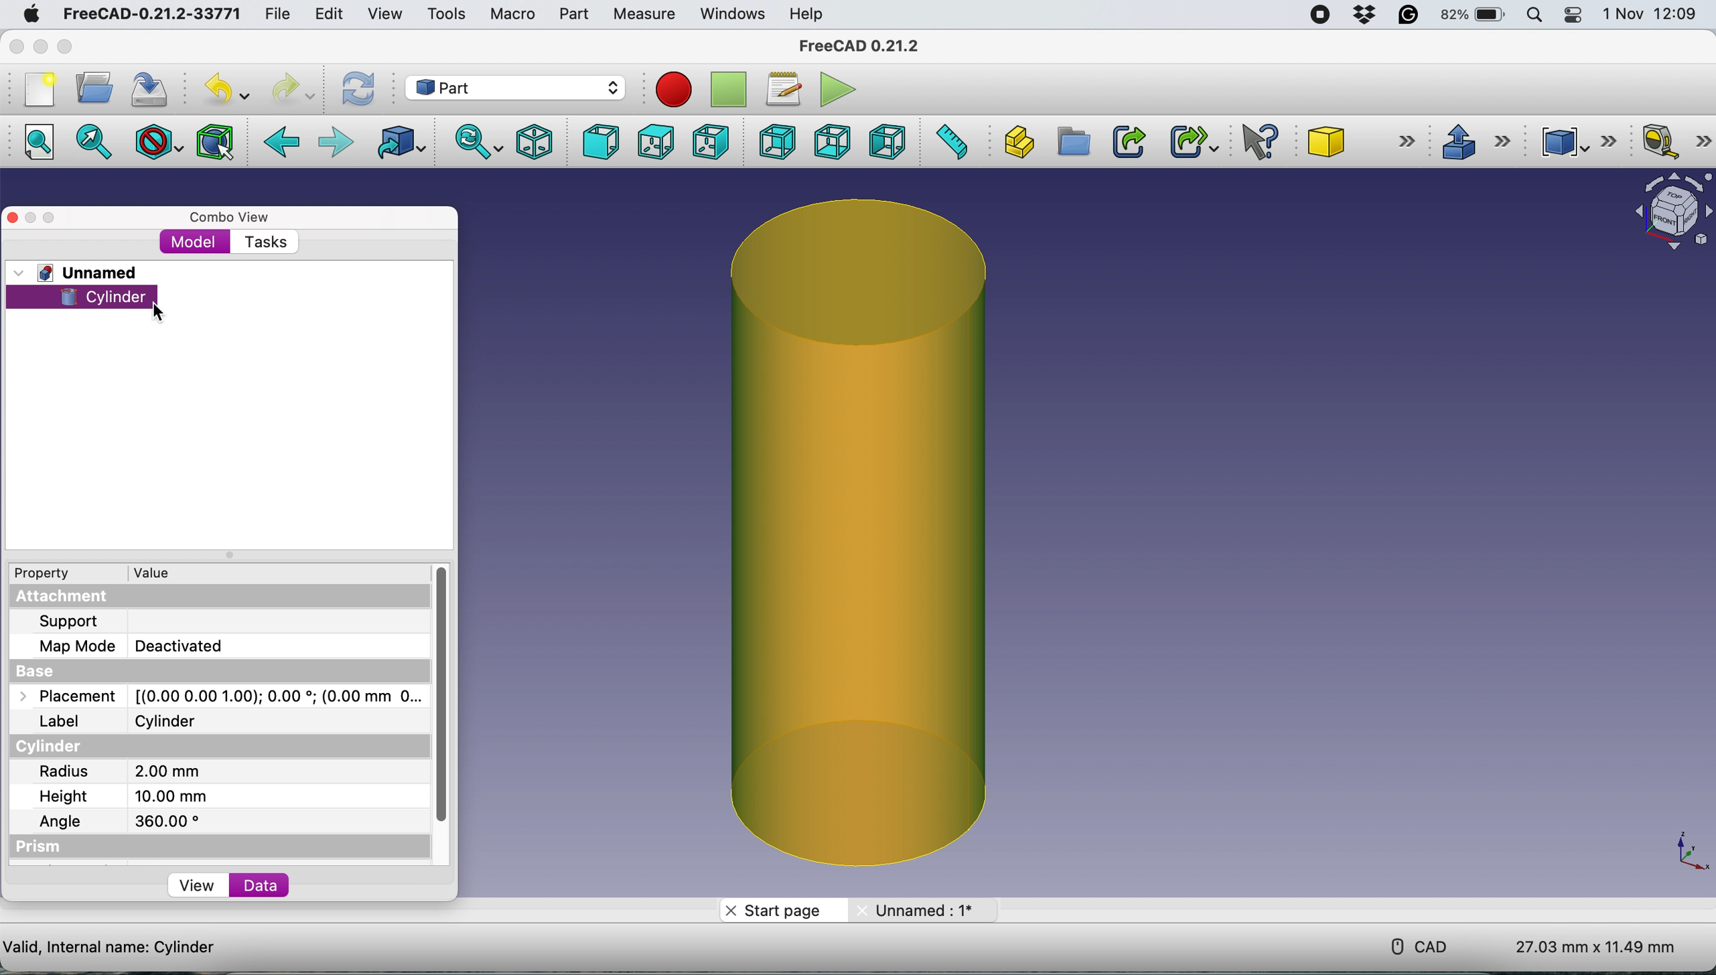  Describe the element at coordinates (735, 16) in the screenshot. I see `windows` at that location.